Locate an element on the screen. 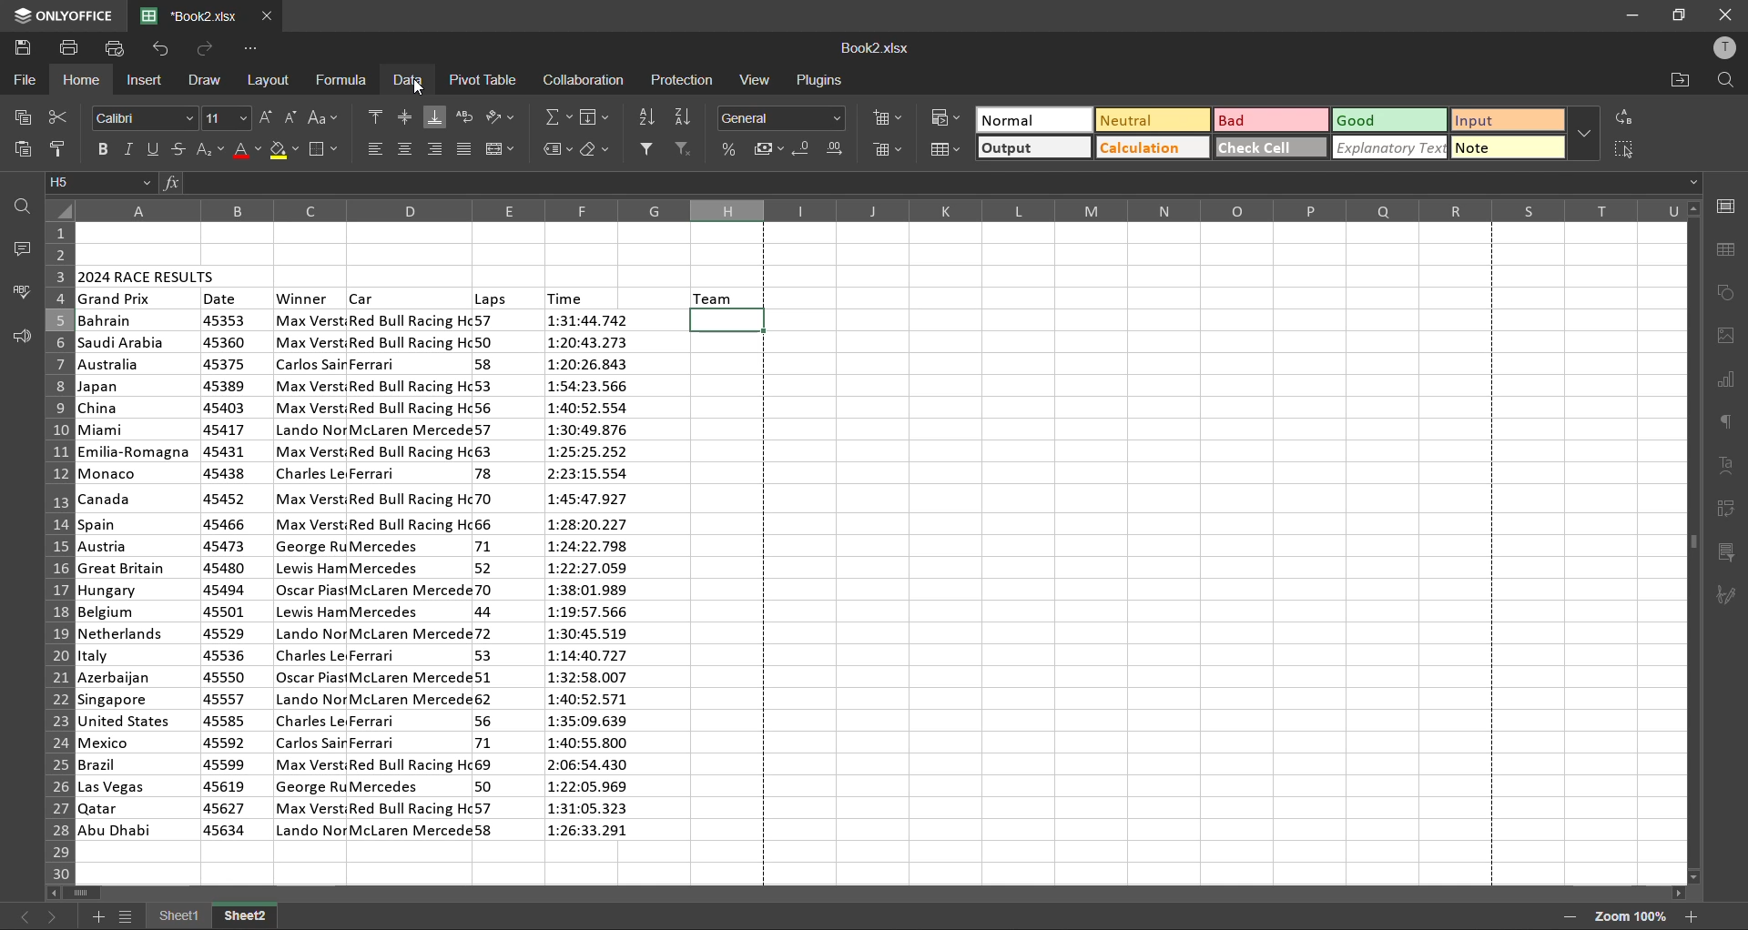 This screenshot has height=930, width=1748. quick print is located at coordinates (113, 48).